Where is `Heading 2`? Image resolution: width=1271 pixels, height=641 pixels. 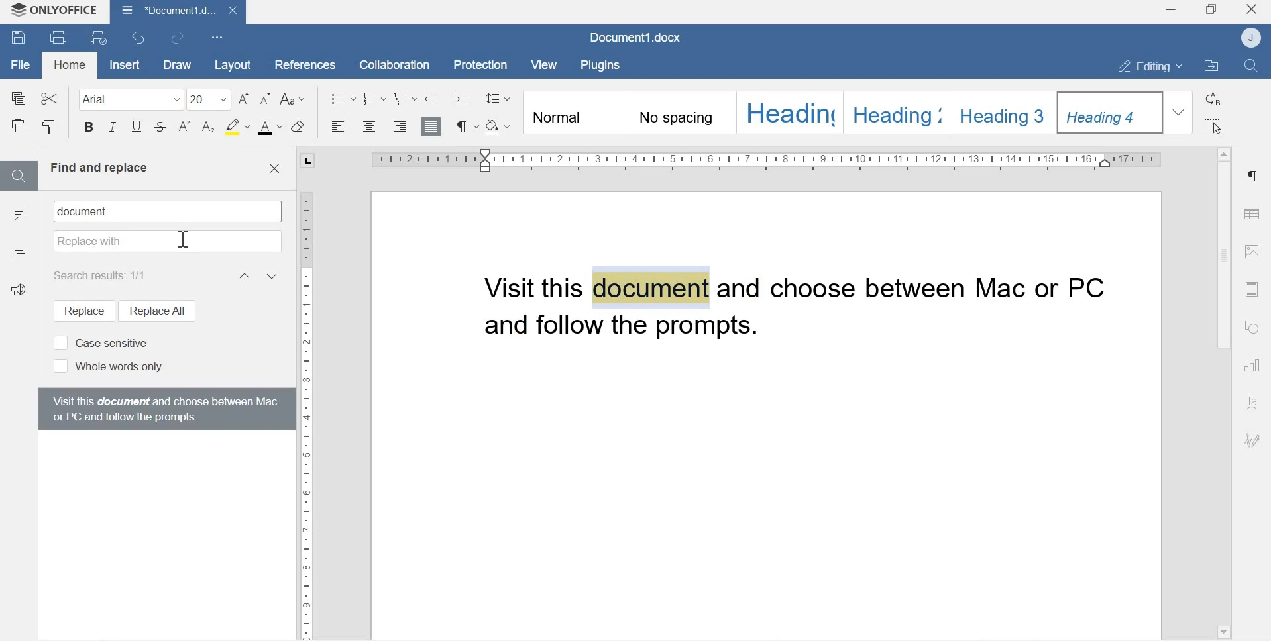
Heading 2 is located at coordinates (898, 111).